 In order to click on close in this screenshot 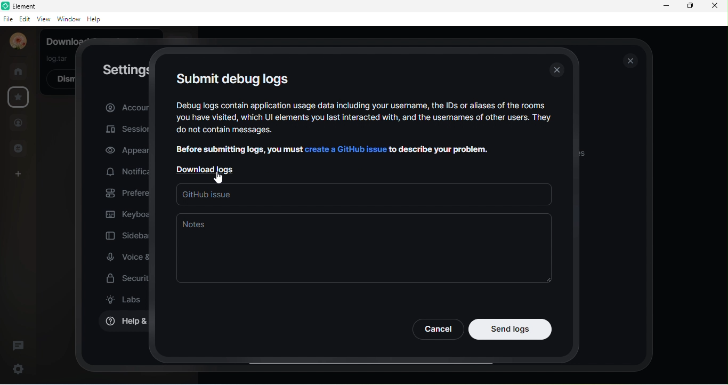, I will do `click(559, 71)`.